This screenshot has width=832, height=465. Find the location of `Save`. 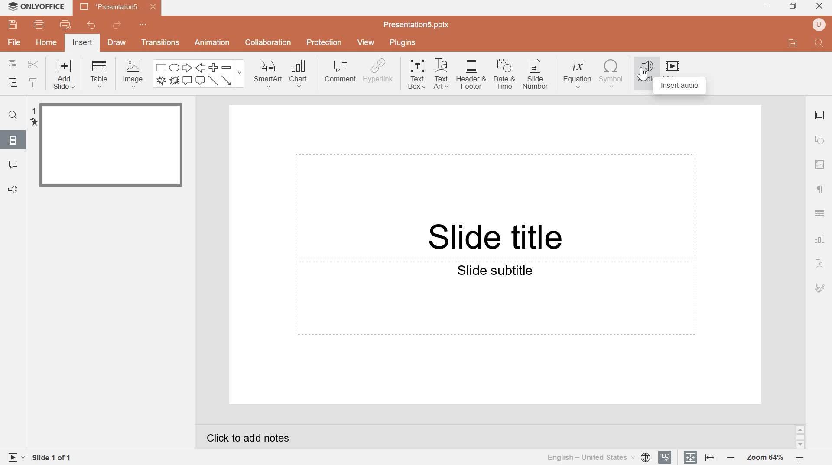

Save is located at coordinates (12, 25).